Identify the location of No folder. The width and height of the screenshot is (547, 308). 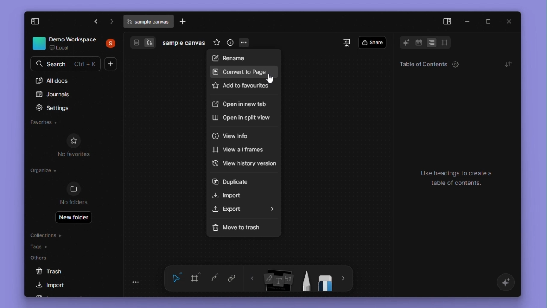
(74, 194).